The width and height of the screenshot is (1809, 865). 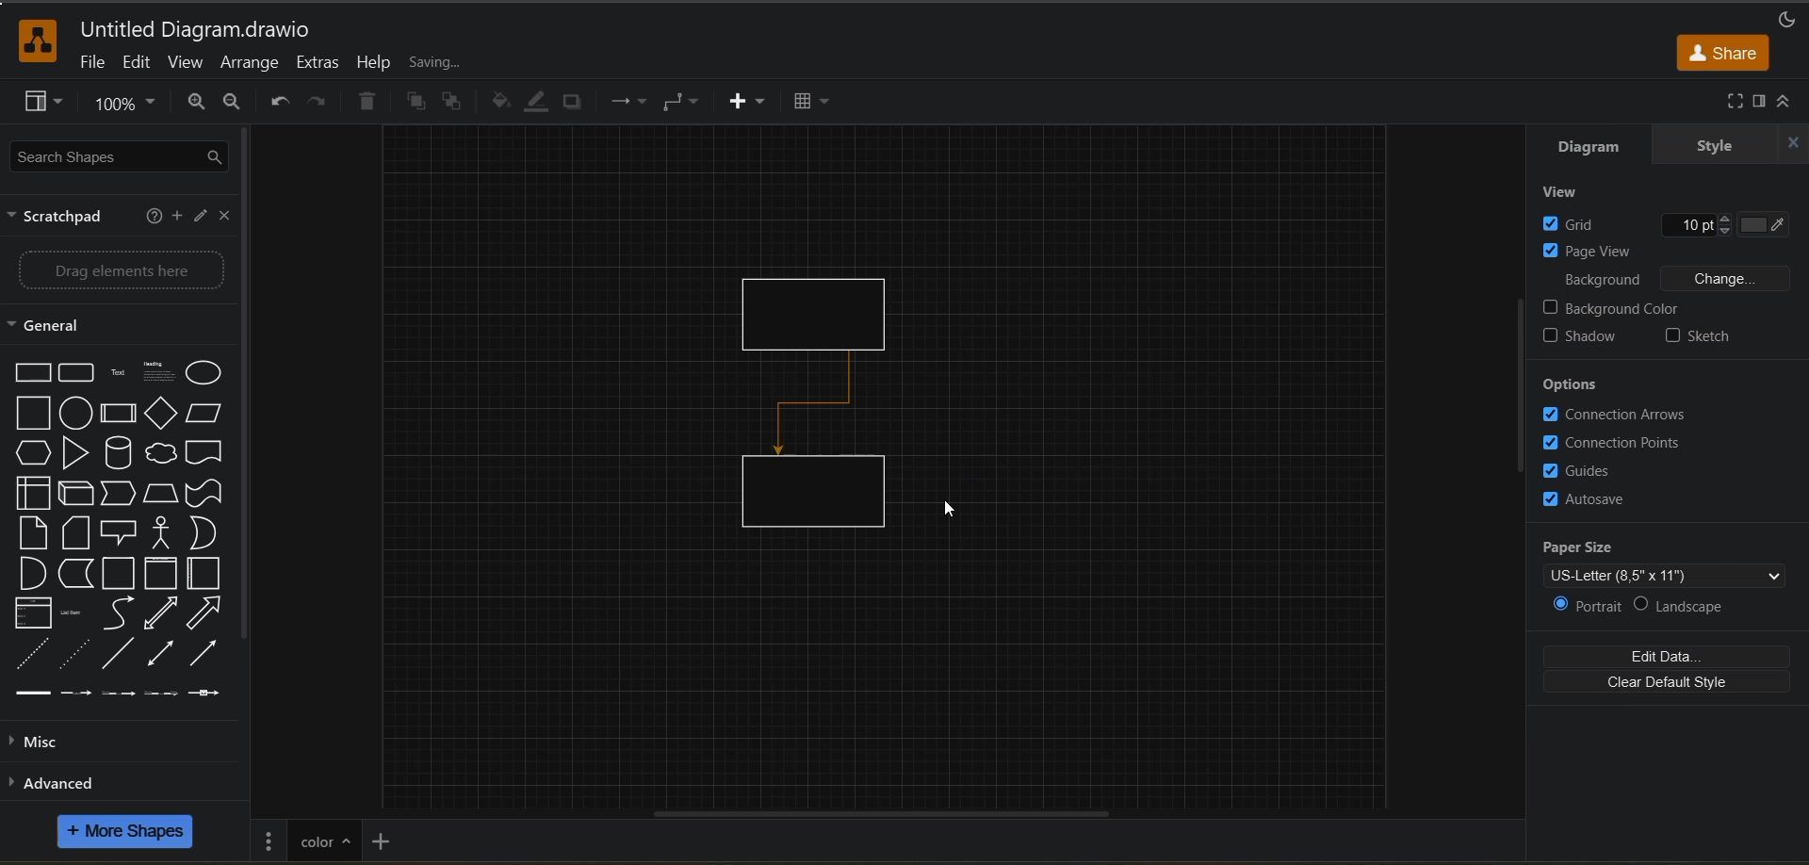 I want to click on landscape, so click(x=1690, y=602).